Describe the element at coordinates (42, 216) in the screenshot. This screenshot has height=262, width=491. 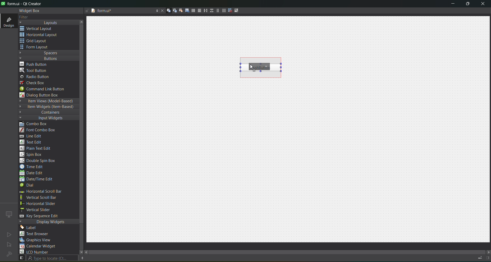
I see `key sequence edit` at that location.